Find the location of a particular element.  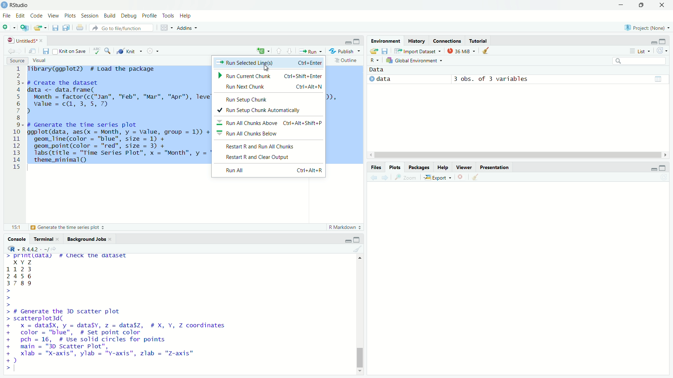

clear objects from the workspace is located at coordinates (487, 51).